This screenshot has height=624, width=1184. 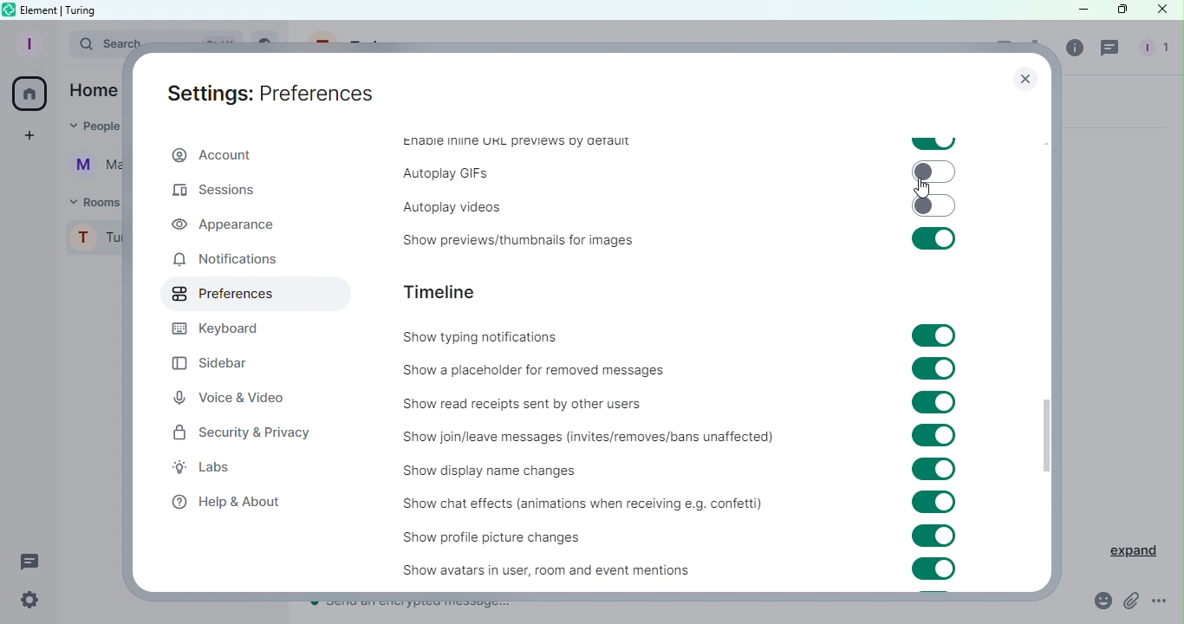 What do you see at coordinates (92, 201) in the screenshot?
I see `Rooms` at bounding box center [92, 201].